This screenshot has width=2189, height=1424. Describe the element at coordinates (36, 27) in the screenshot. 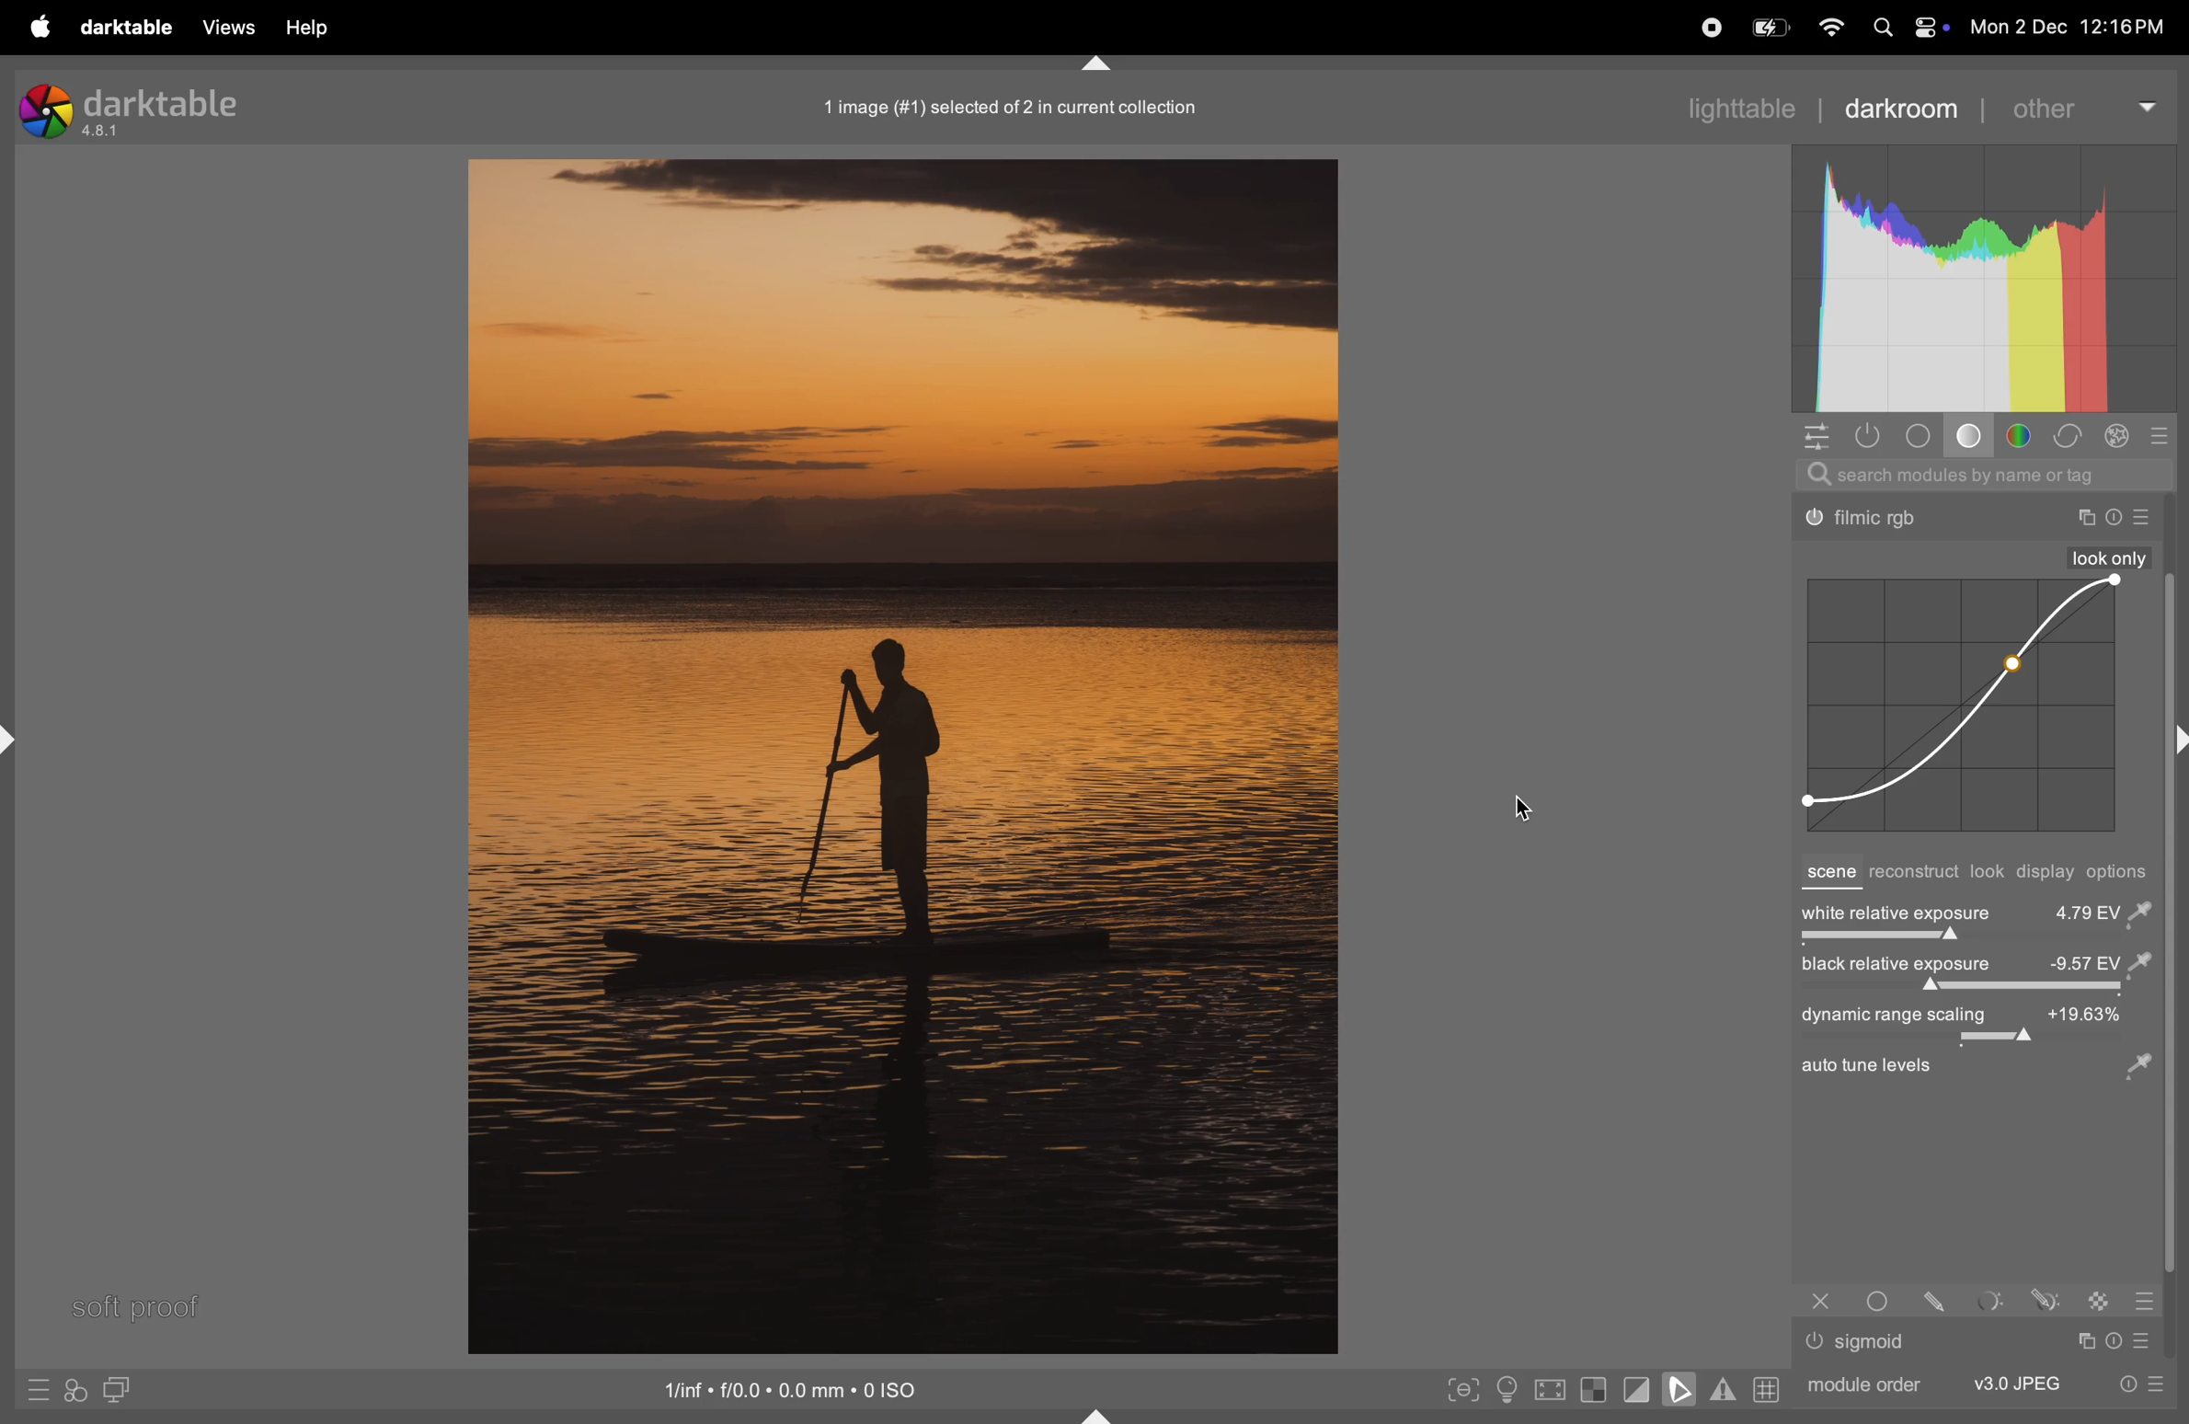

I see `apple menu` at that location.